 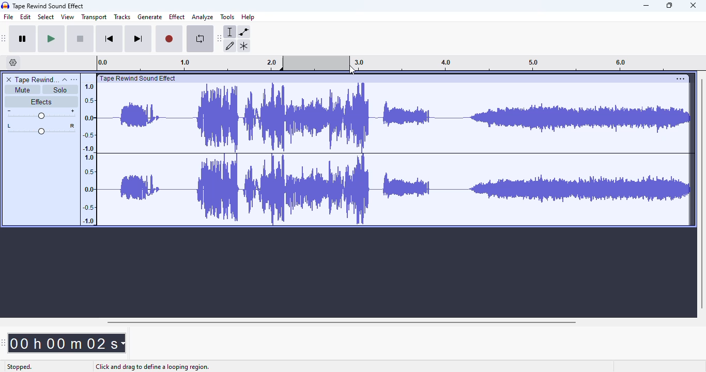 What do you see at coordinates (5, 5) in the screenshot?
I see `logo` at bounding box center [5, 5].